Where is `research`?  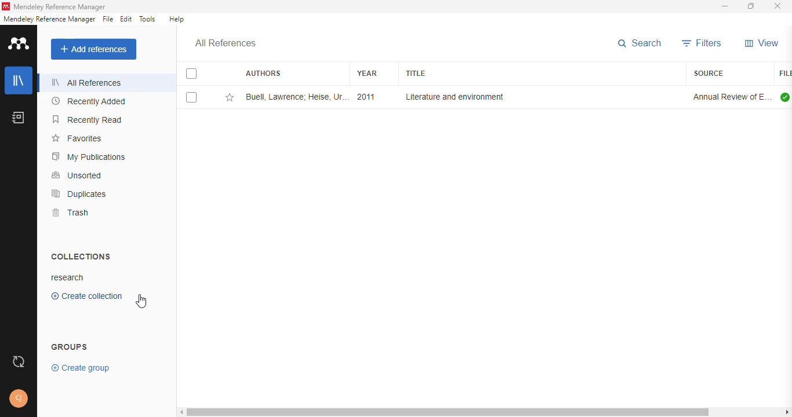 research is located at coordinates (68, 279).